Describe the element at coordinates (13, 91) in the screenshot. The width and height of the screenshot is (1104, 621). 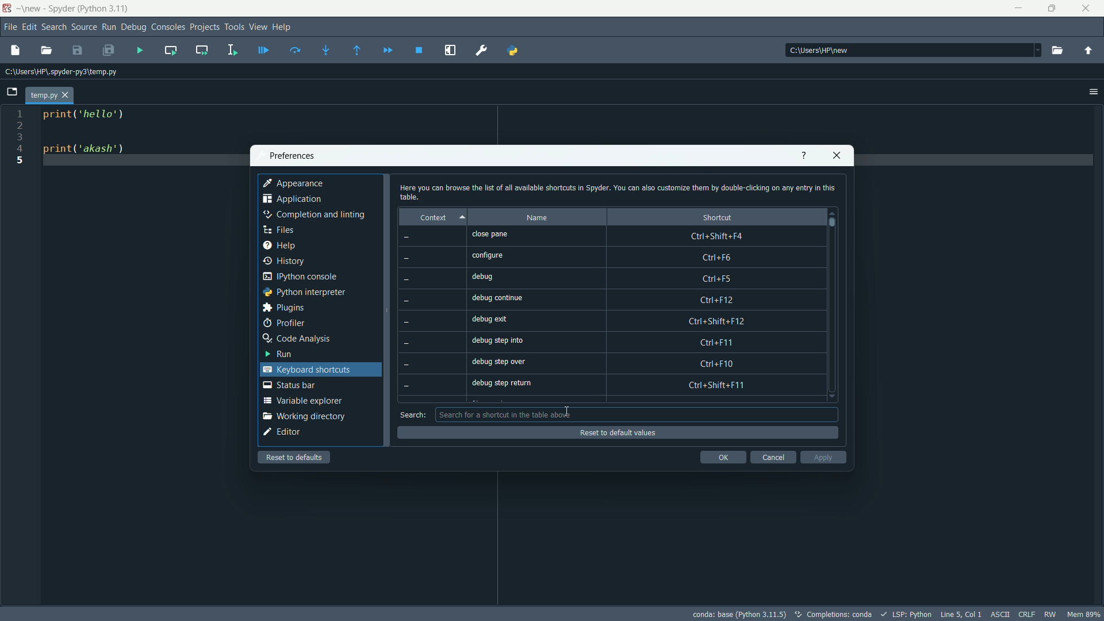
I see `browse tabs` at that location.